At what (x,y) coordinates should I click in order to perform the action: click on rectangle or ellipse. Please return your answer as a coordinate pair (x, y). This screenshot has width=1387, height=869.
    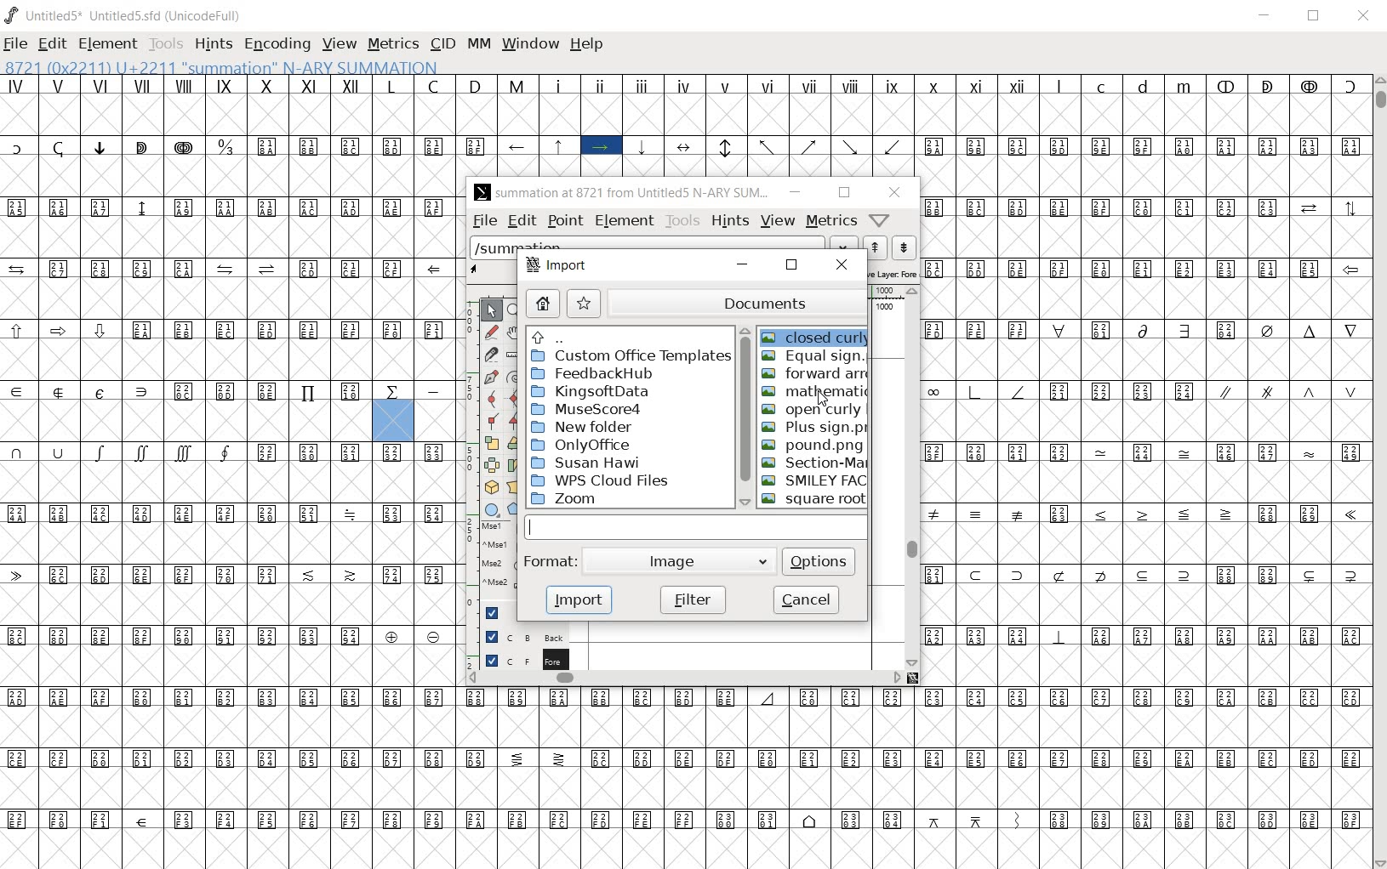
    Looking at the image, I should click on (491, 509).